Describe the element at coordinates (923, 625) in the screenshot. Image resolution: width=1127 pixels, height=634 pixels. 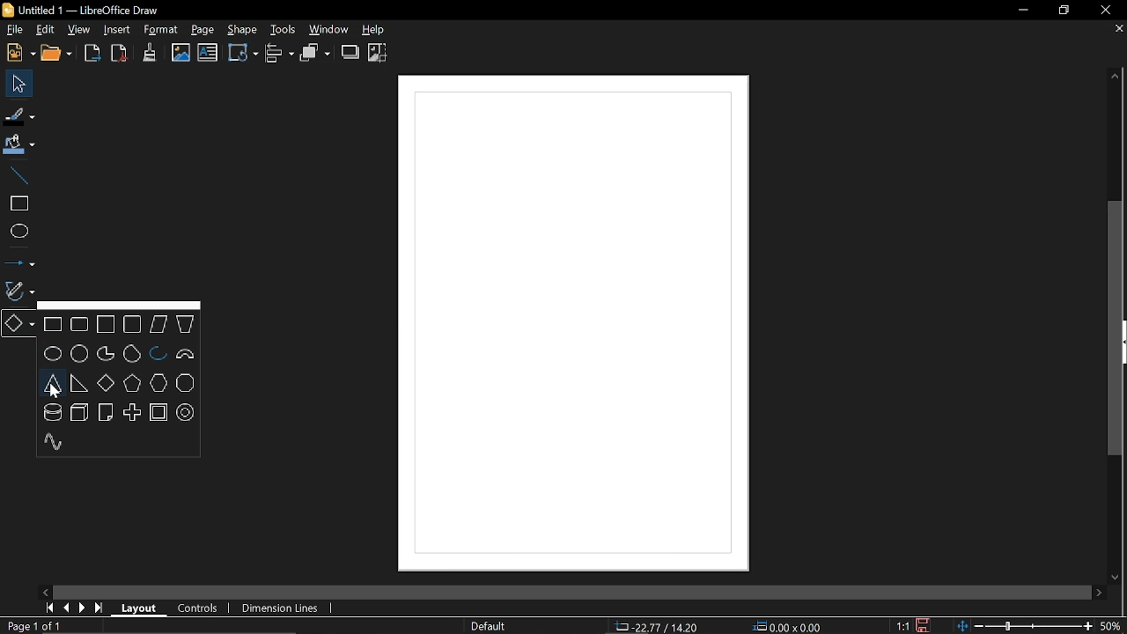
I see `Save` at that location.